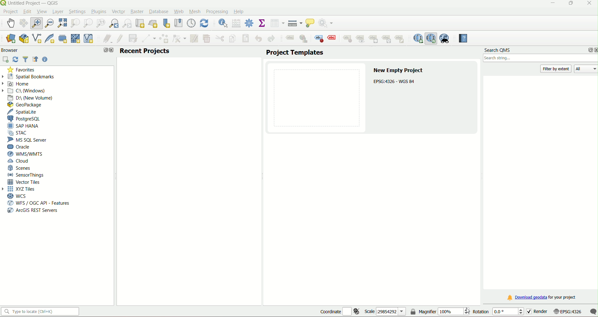 This screenshot has height=317, width=598. What do you see at coordinates (178, 23) in the screenshot?
I see `show spatial bookmark` at bounding box center [178, 23].